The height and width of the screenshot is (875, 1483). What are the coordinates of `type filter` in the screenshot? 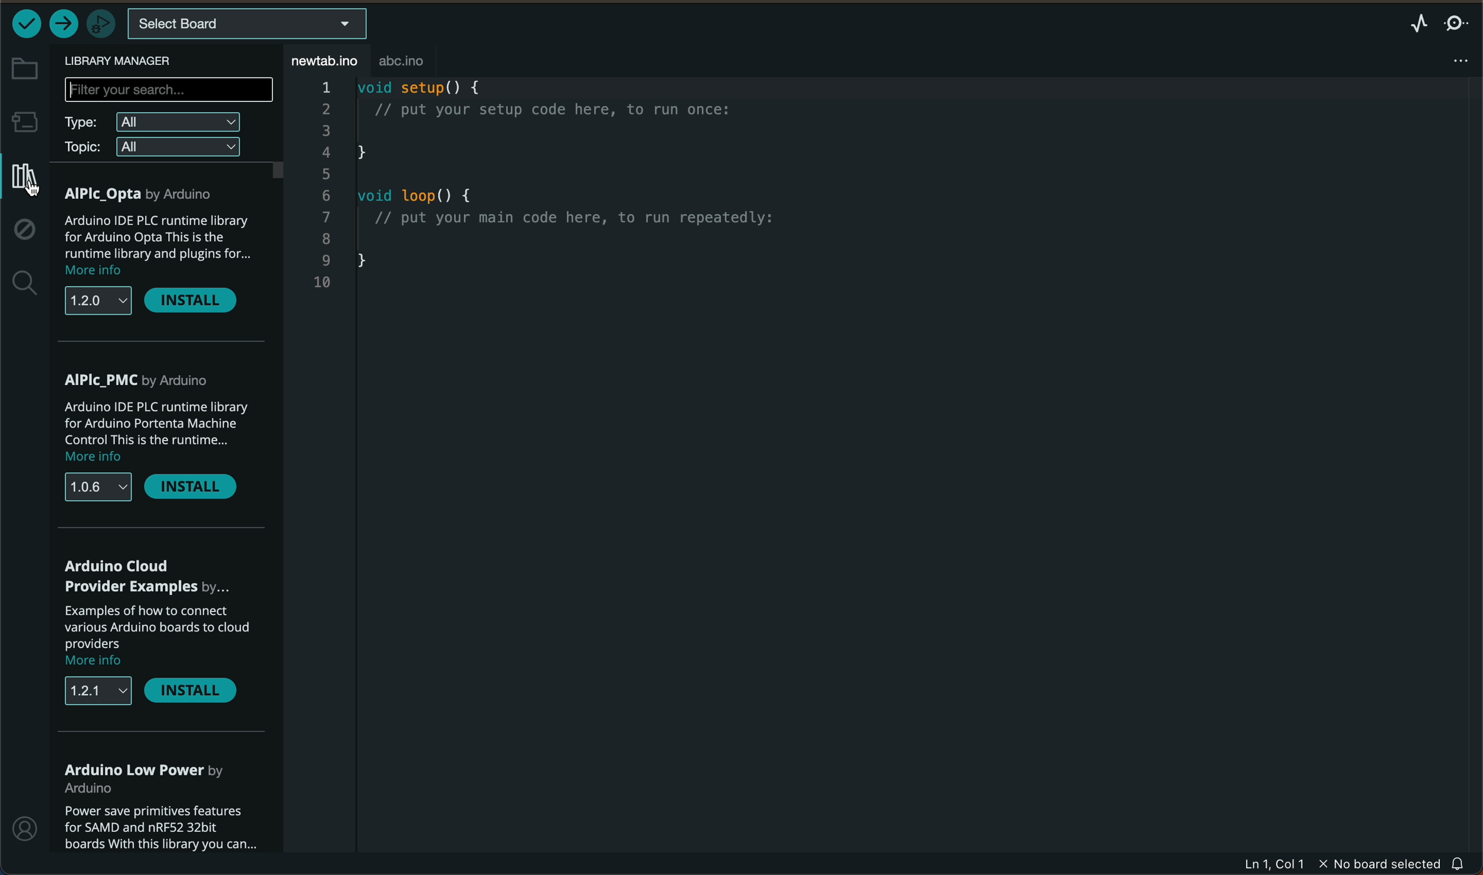 It's located at (157, 123).